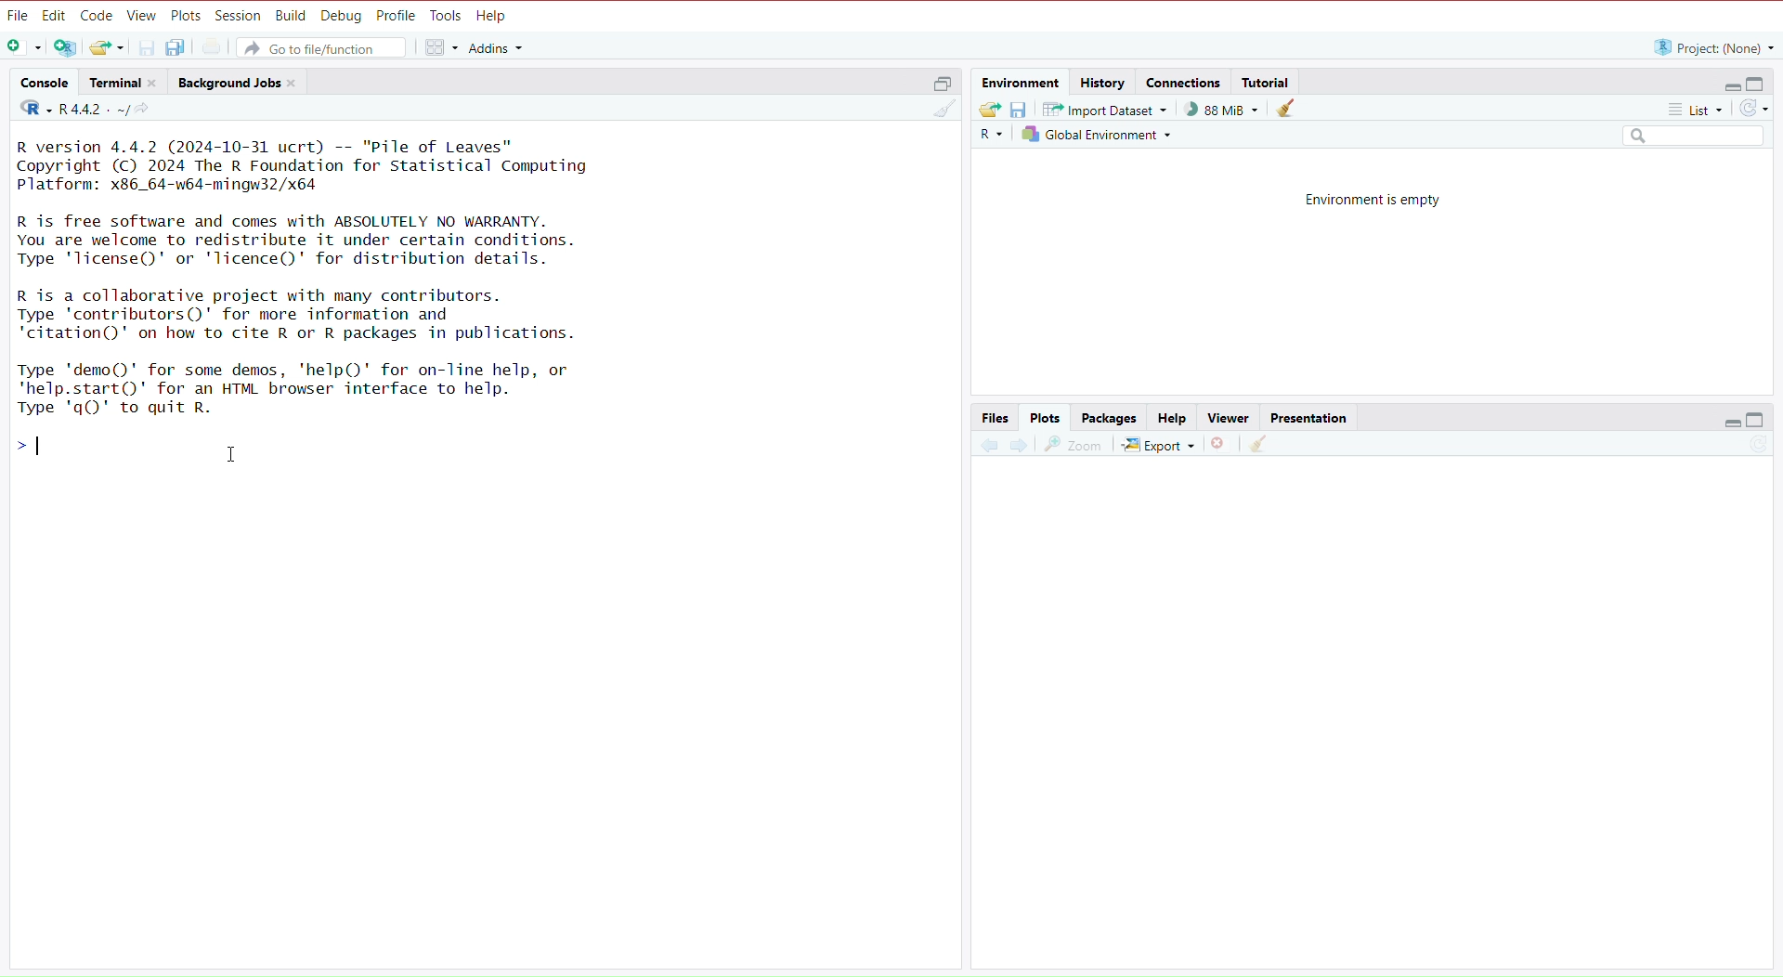 This screenshot has width=1783, height=977. What do you see at coordinates (19, 15) in the screenshot?
I see `File` at bounding box center [19, 15].